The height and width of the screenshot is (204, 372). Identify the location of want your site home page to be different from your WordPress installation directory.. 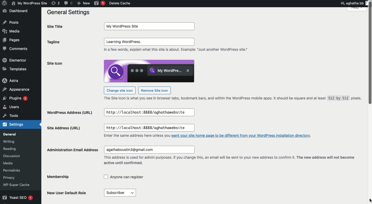
(243, 136).